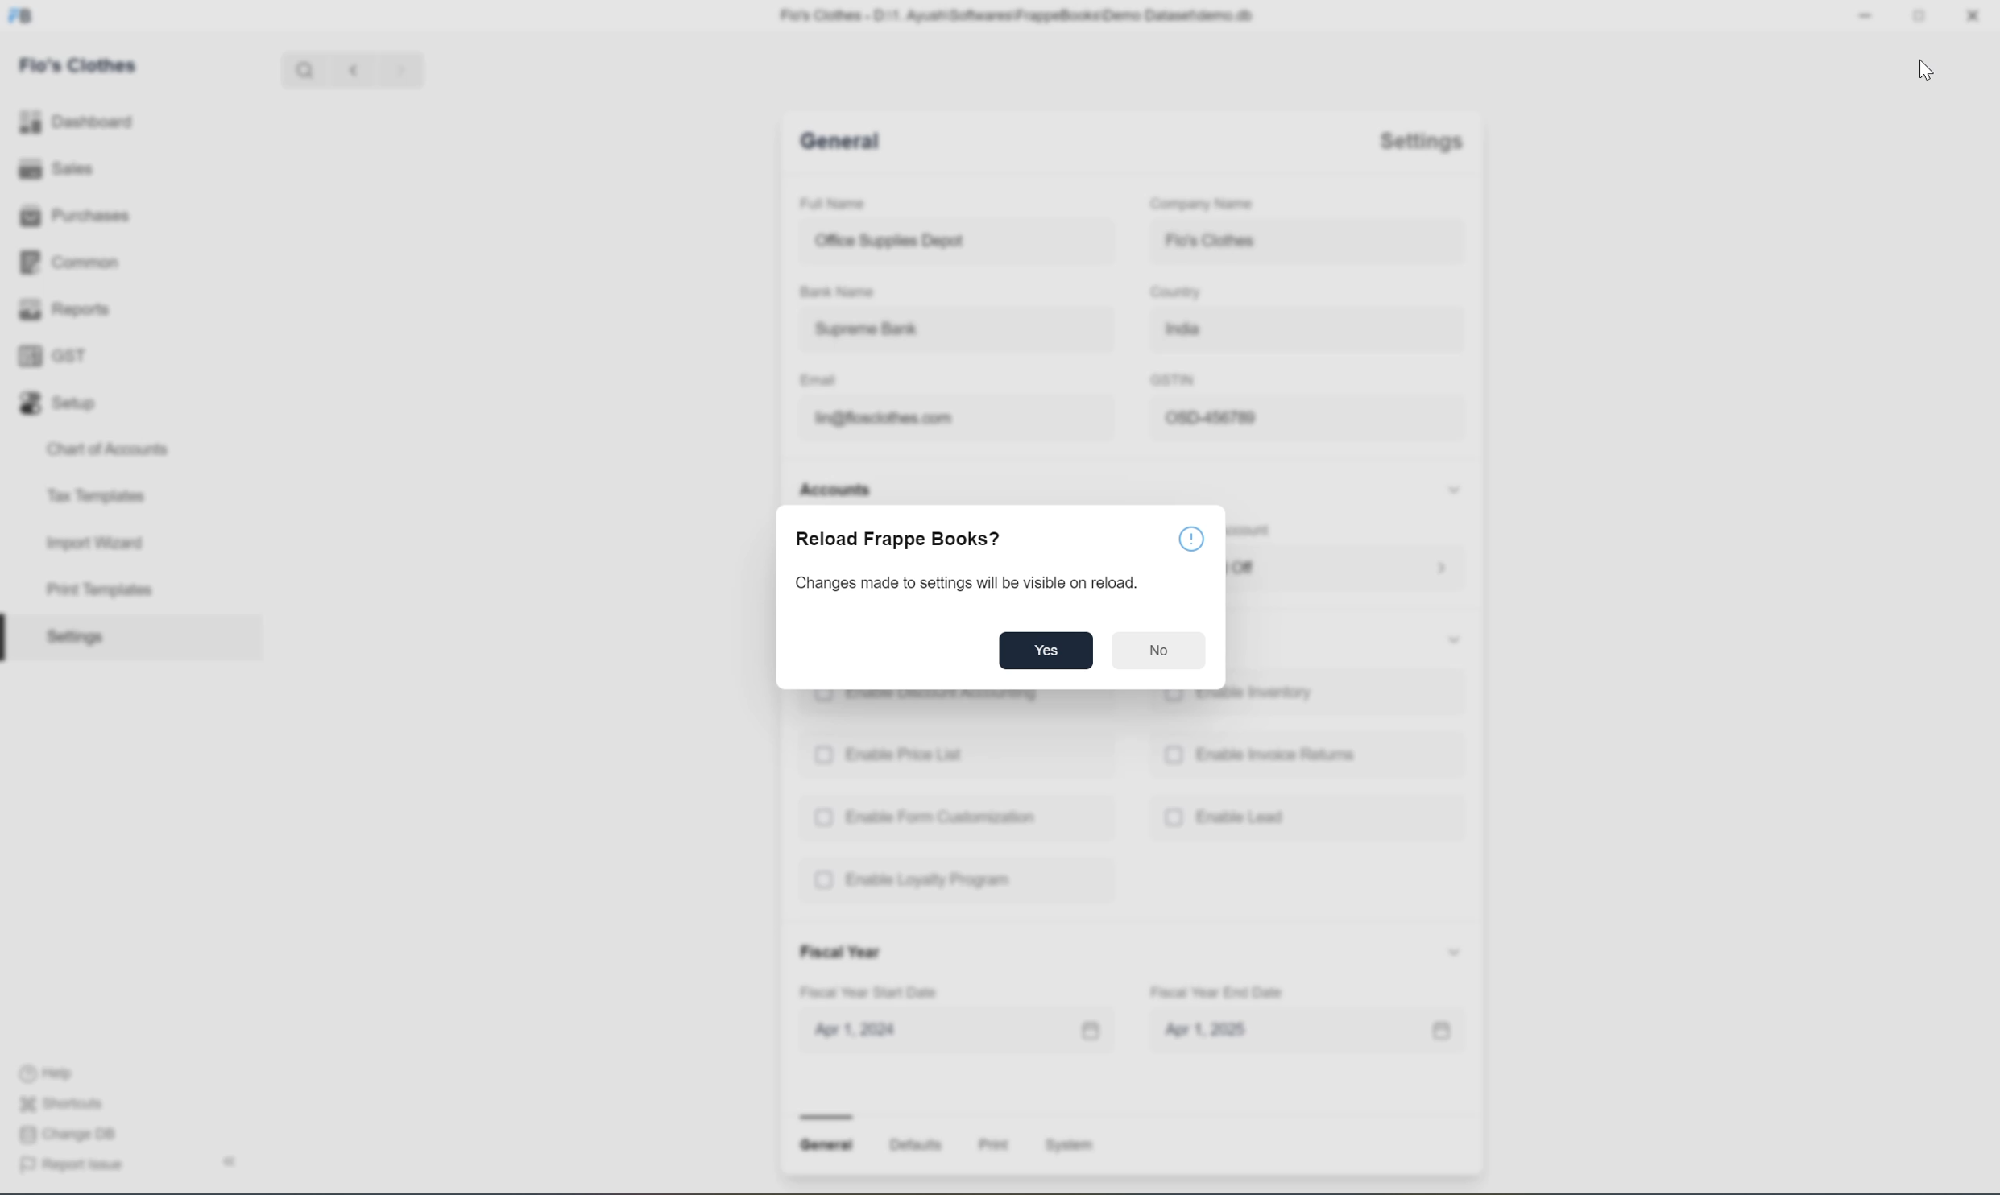 The width and height of the screenshot is (2000, 1195). I want to click on Reload Frappe Books?, so click(901, 539).